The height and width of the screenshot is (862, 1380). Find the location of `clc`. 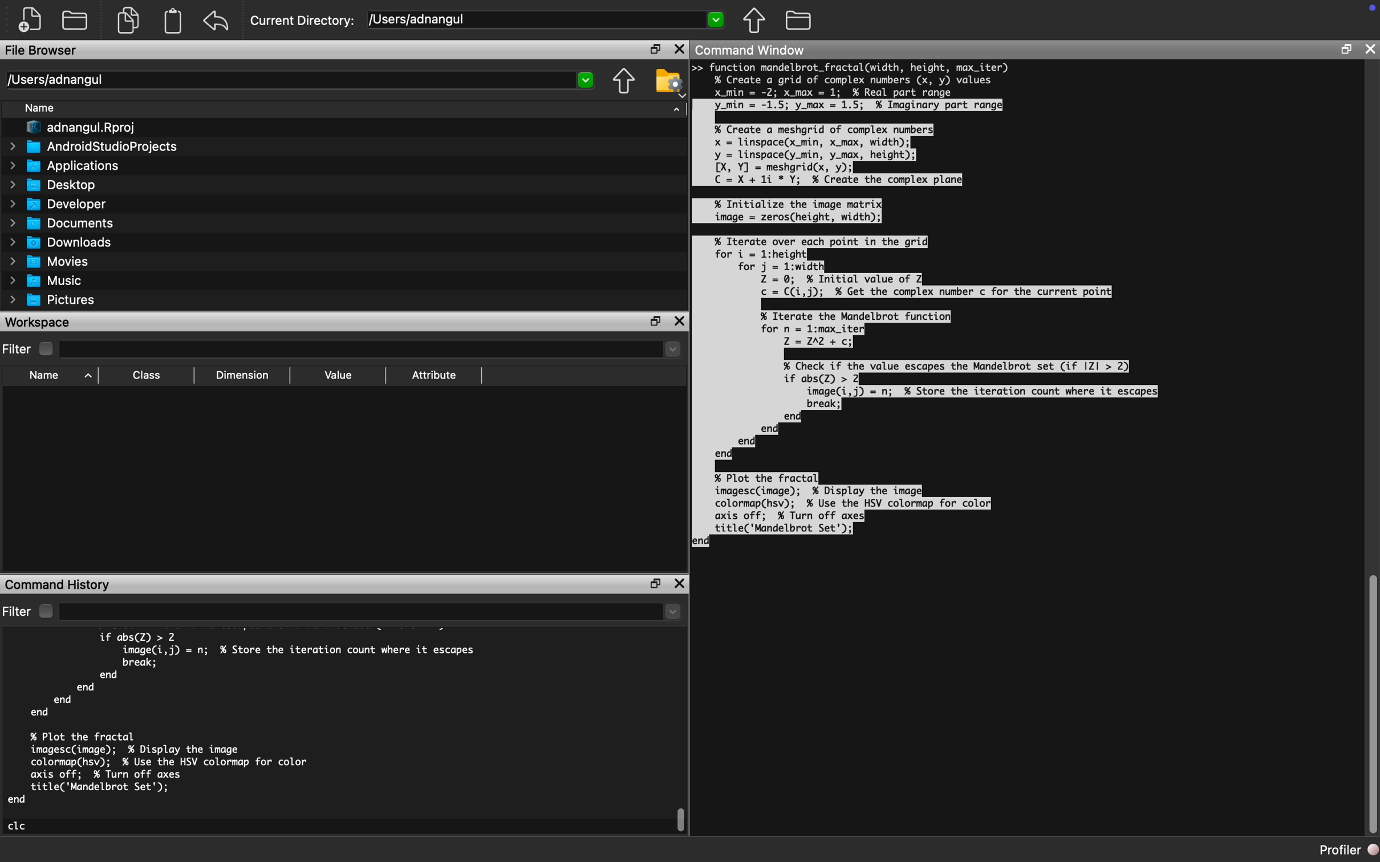

clc is located at coordinates (19, 826).